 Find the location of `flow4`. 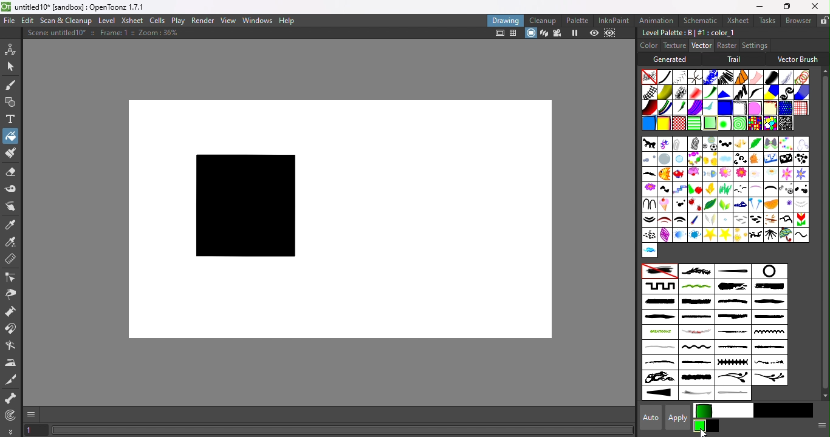

flow4 is located at coordinates (785, 174).